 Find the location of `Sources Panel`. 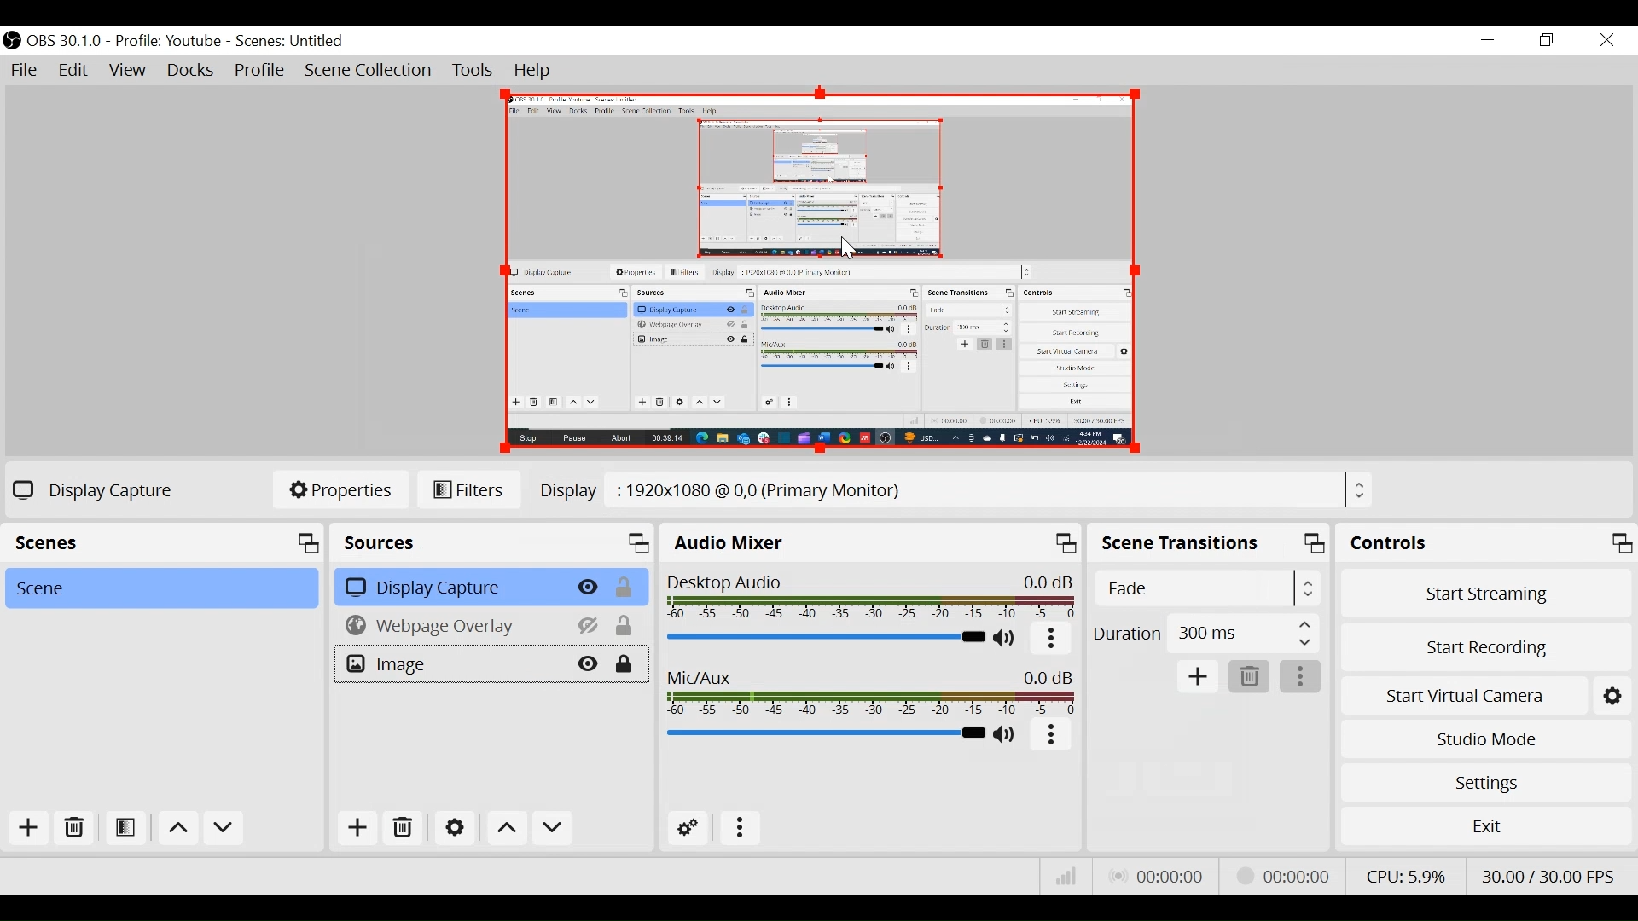

Sources Panel is located at coordinates (493, 542).